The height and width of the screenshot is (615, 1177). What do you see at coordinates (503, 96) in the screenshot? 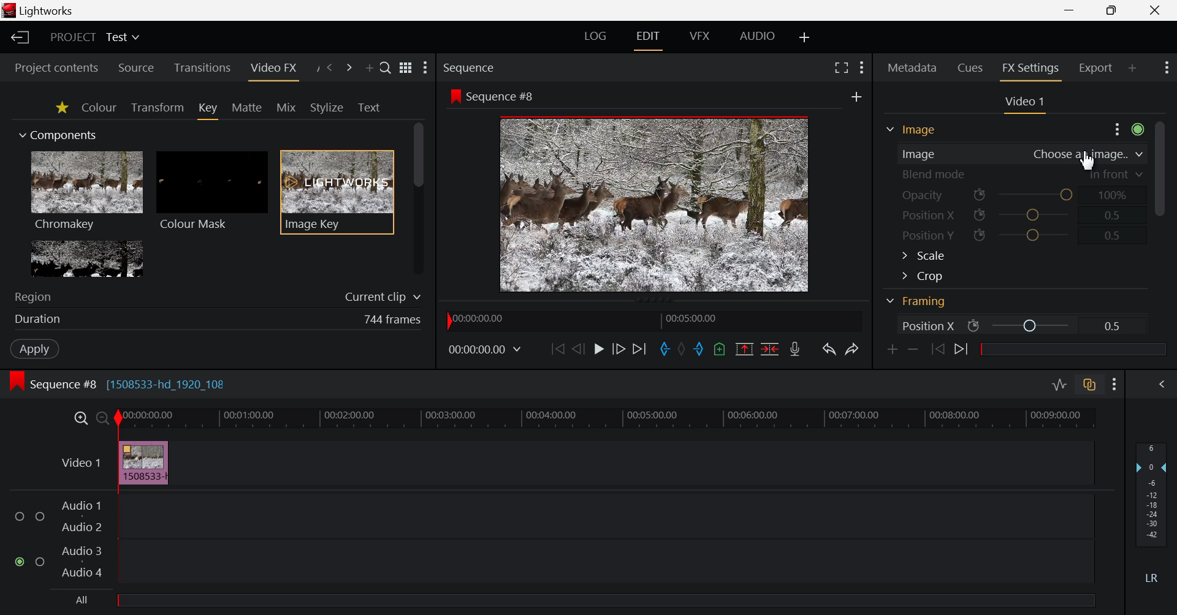
I see `Sequence #8` at bounding box center [503, 96].